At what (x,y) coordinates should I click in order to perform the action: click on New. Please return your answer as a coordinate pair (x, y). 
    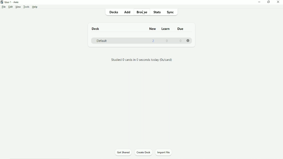
    Looking at the image, I should click on (152, 29).